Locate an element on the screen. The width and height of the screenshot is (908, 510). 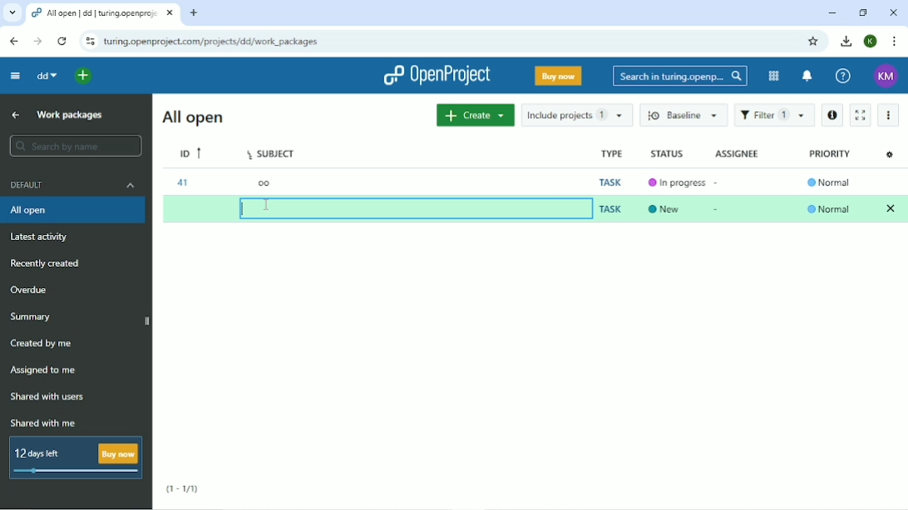
Created by me is located at coordinates (42, 344).